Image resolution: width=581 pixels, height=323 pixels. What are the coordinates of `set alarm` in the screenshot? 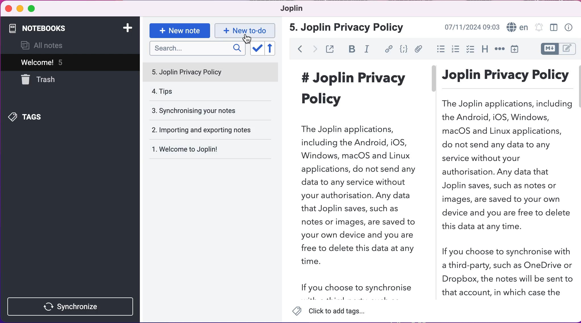 It's located at (538, 26).